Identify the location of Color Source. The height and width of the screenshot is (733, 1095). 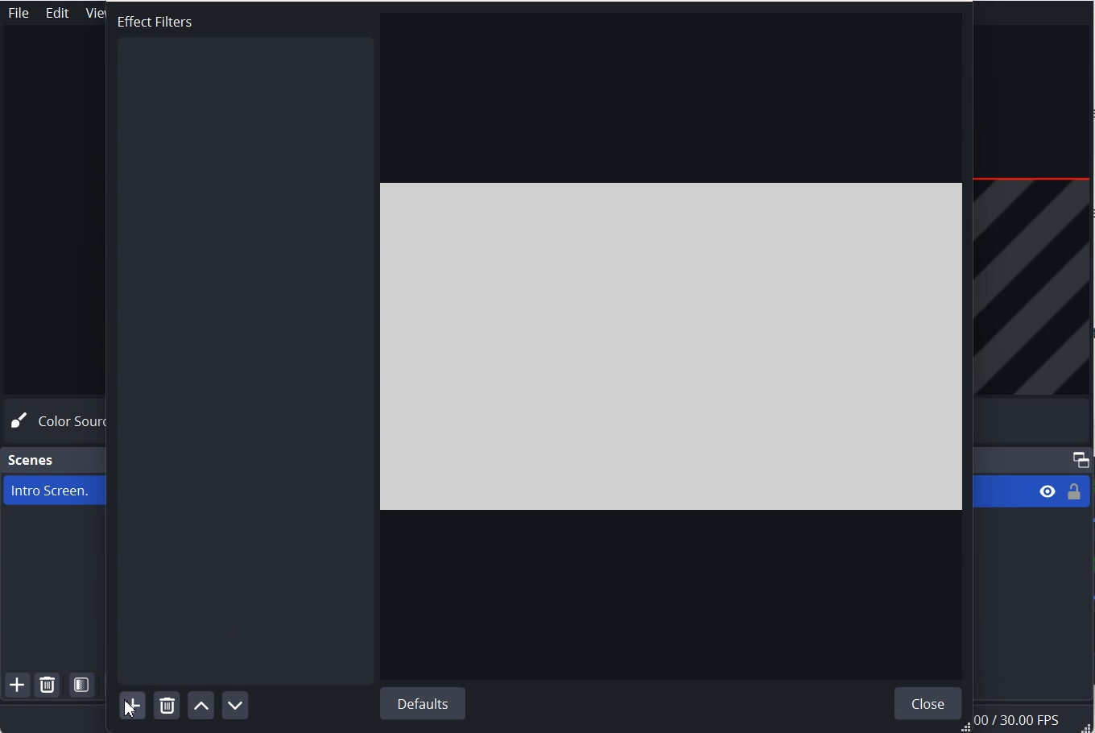
(53, 421).